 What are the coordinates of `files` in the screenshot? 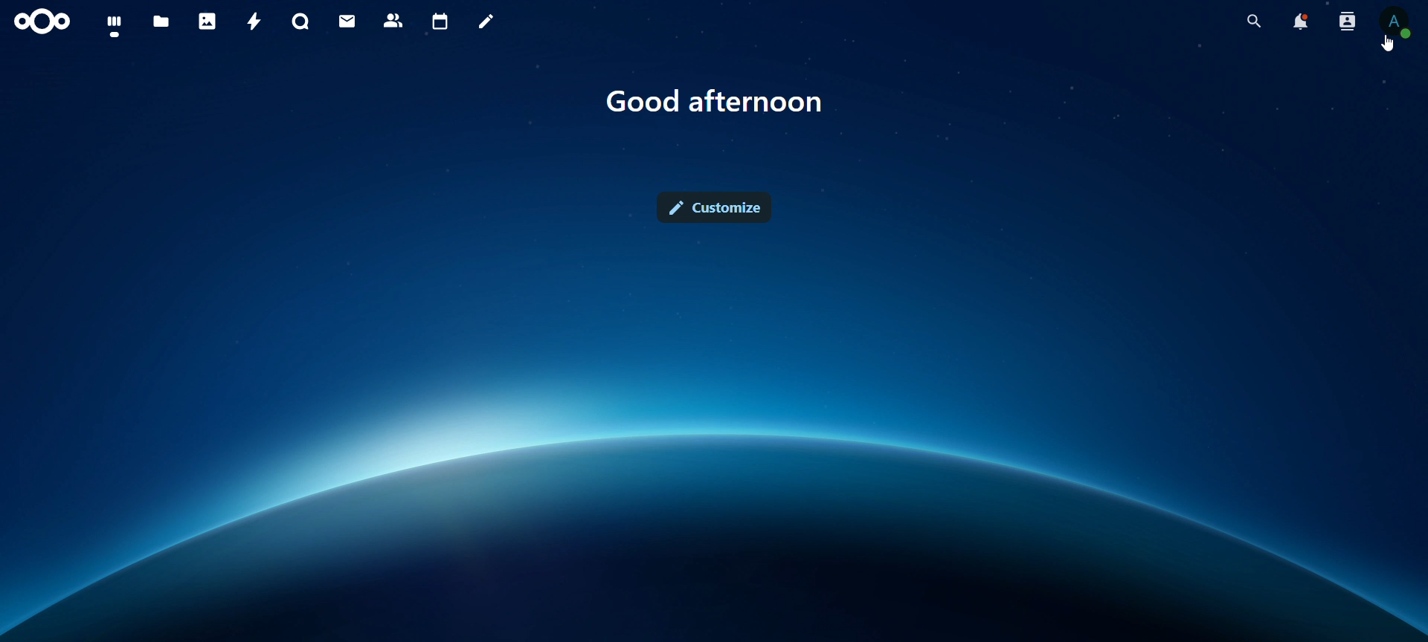 It's located at (162, 20).